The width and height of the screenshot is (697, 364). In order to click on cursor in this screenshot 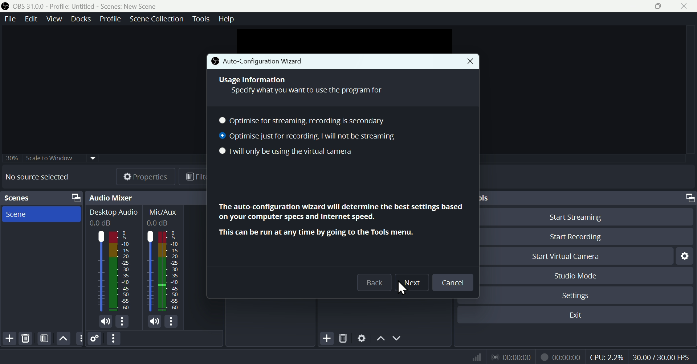, I will do `click(404, 289)`.